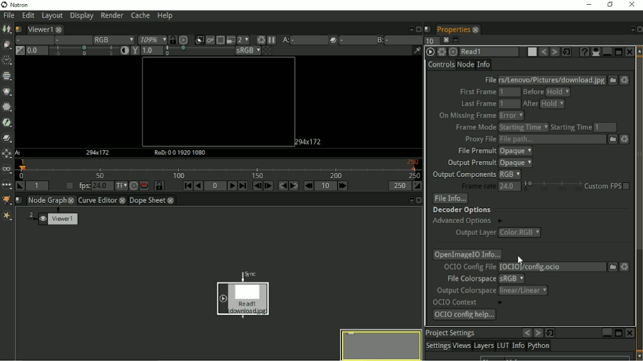  Describe the element at coordinates (18, 153) in the screenshot. I see `A` at that location.